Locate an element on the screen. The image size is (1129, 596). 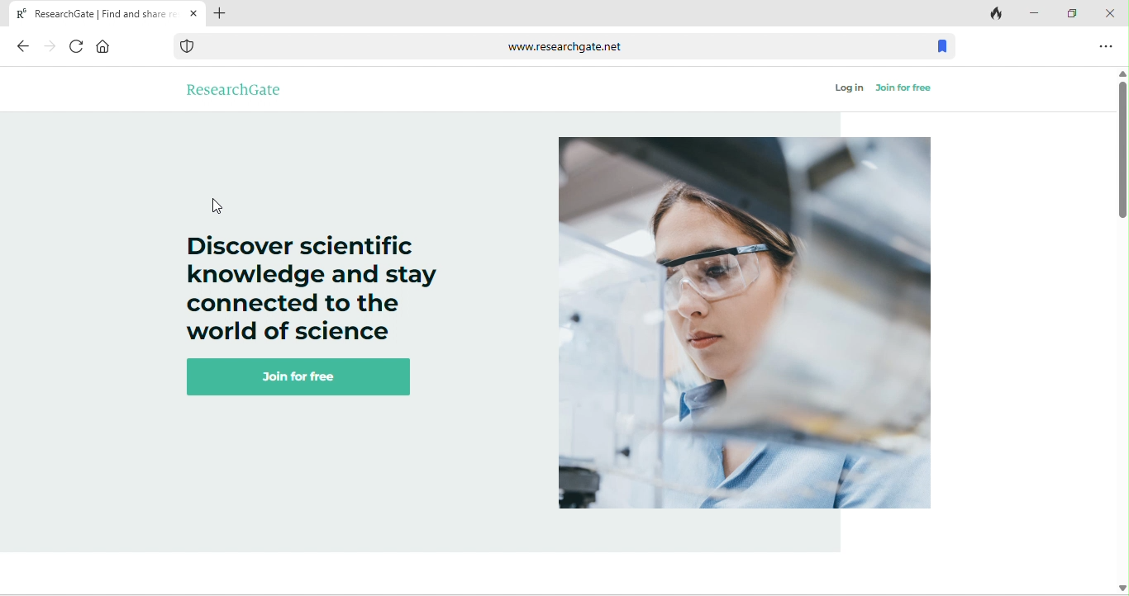
log in is located at coordinates (847, 89).